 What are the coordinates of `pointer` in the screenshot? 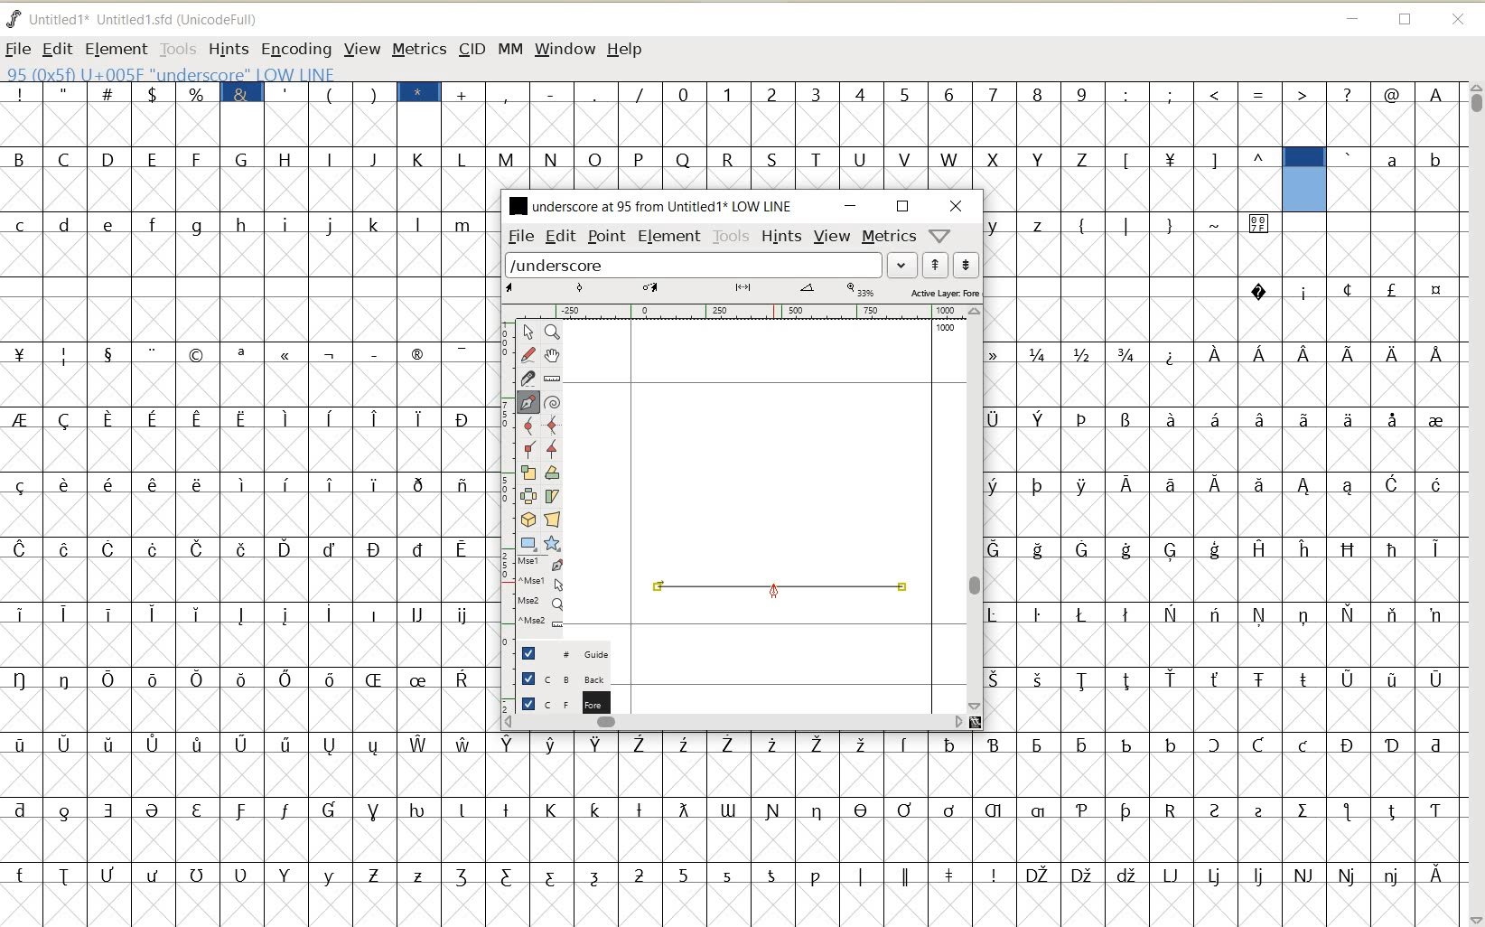 It's located at (527, 332).